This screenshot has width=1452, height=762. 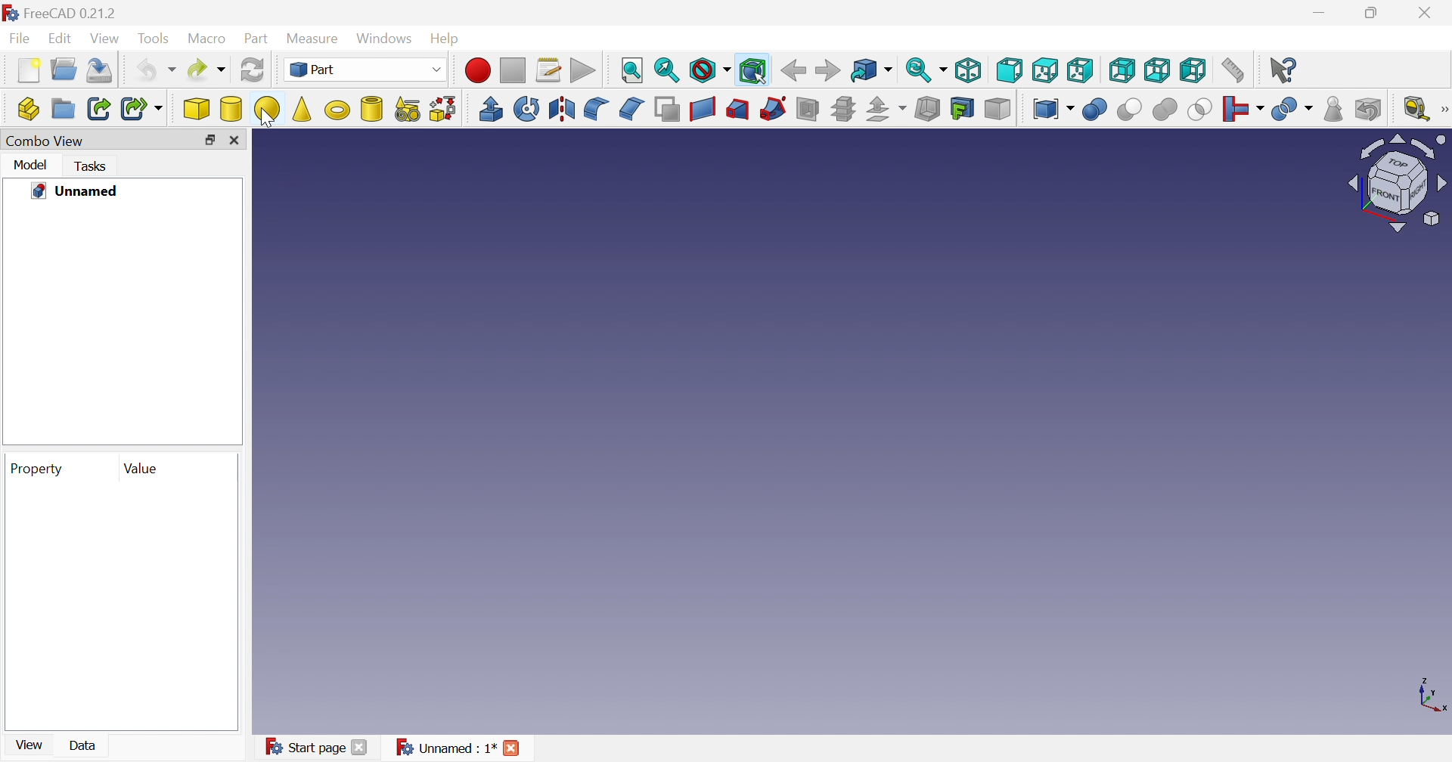 What do you see at coordinates (339, 112) in the screenshot?
I see `Torus` at bounding box center [339, 112].